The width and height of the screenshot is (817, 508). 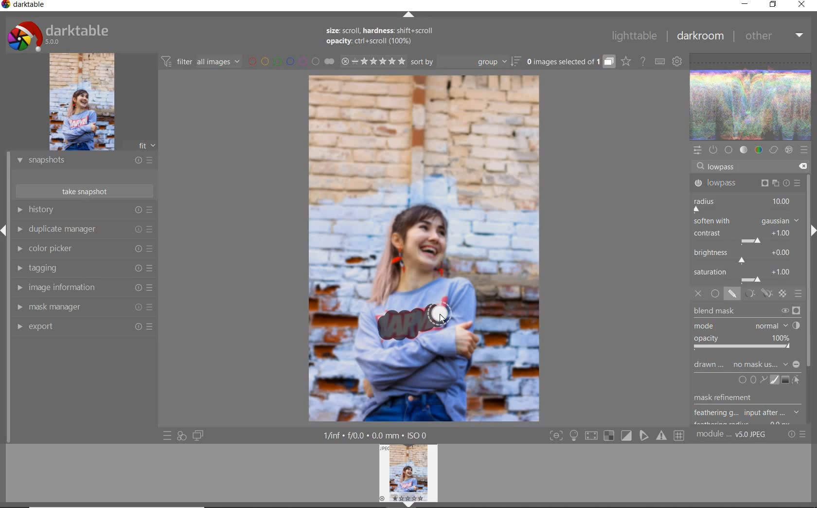 What do you see at coordinates (58, 35) in the screenshot?
I see `system logo` at bounding box center [58, 35].